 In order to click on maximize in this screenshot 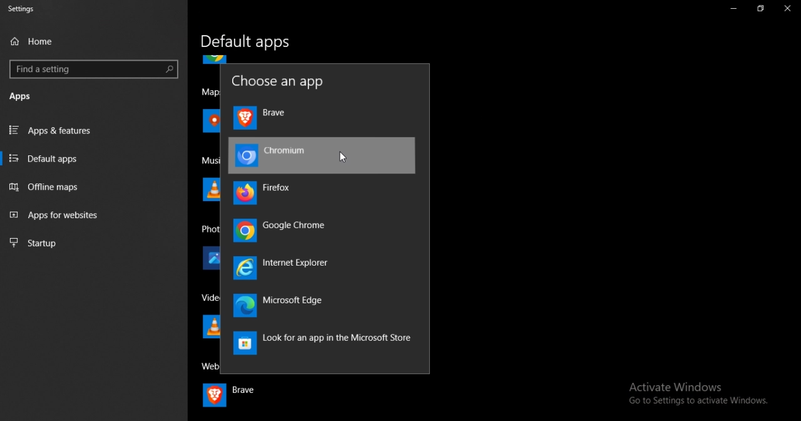, I will do `click(760, 9)`.